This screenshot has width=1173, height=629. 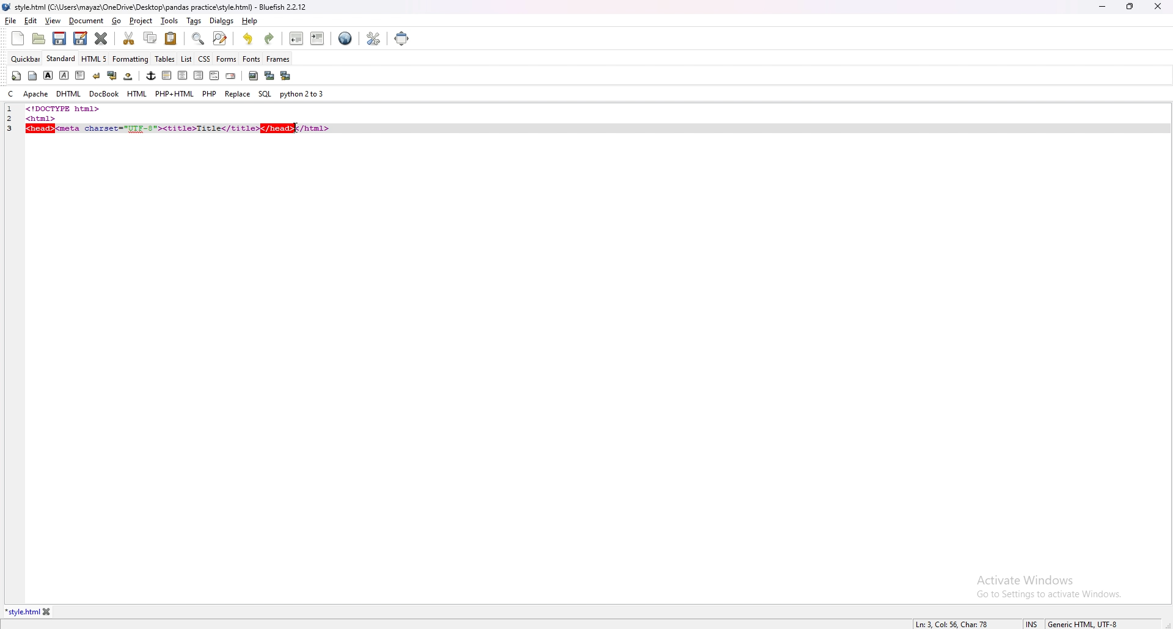 I want to click on sql, so click(x=265, y=93).